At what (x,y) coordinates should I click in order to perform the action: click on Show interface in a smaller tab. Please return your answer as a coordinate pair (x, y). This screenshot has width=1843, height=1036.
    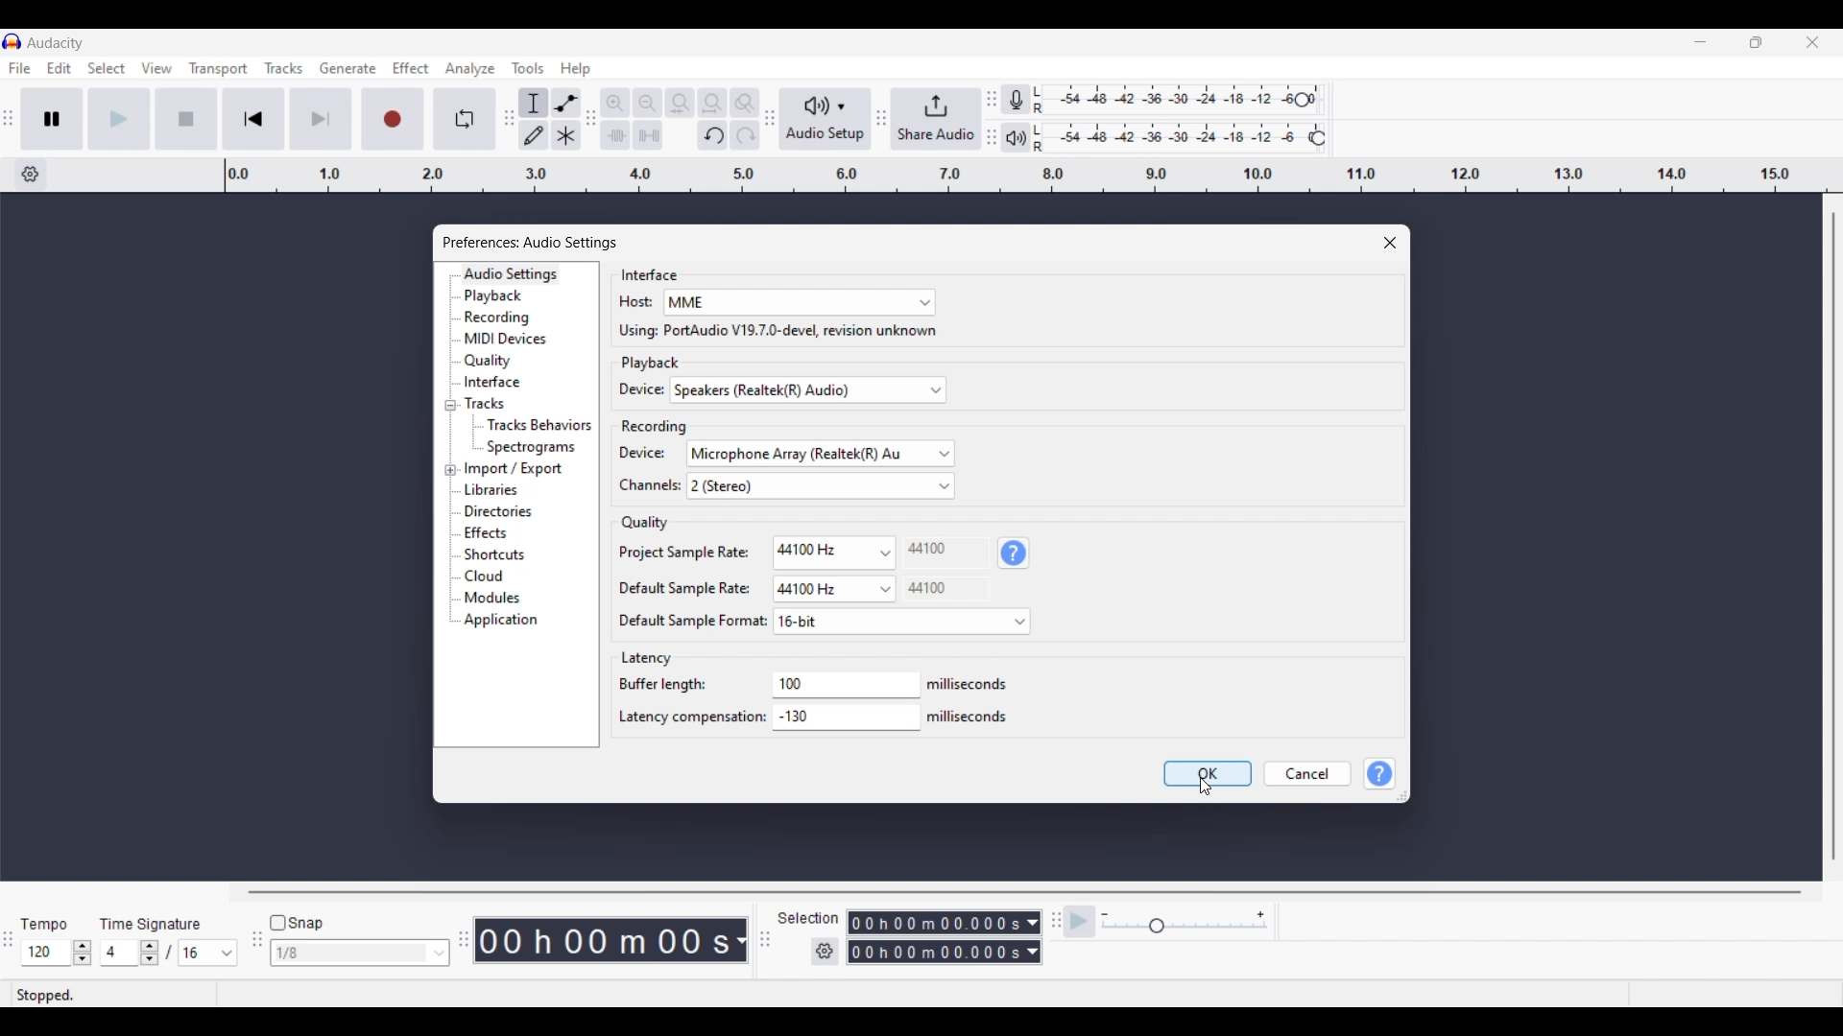
    Looking at the image, I should click on (1756, 42).